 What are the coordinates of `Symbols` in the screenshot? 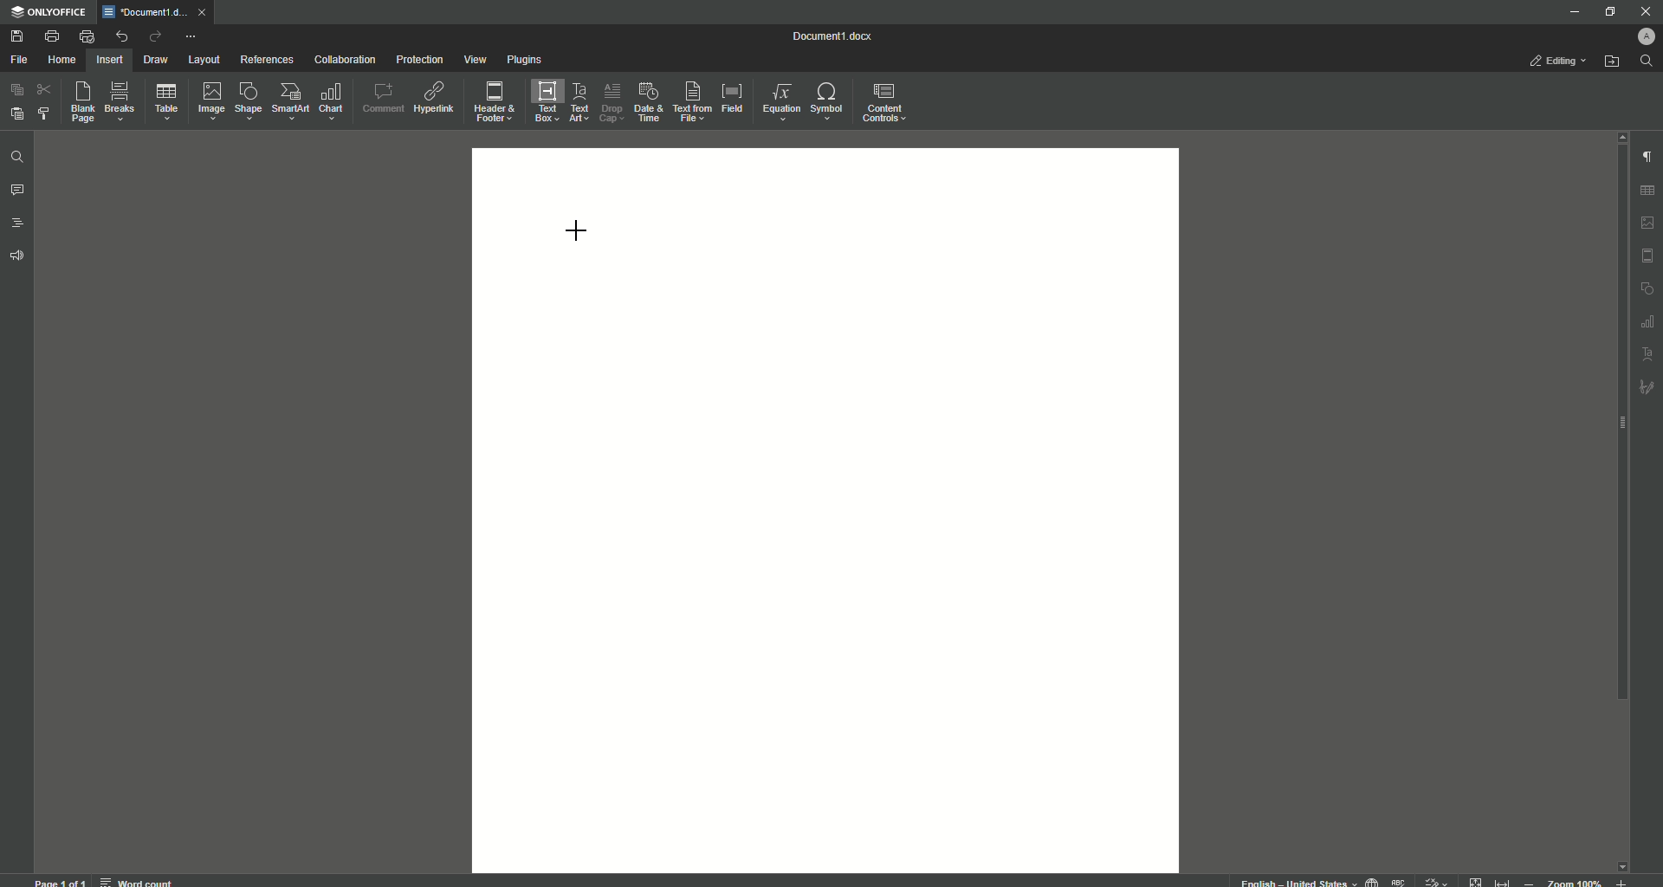 It's located at (825, 101).